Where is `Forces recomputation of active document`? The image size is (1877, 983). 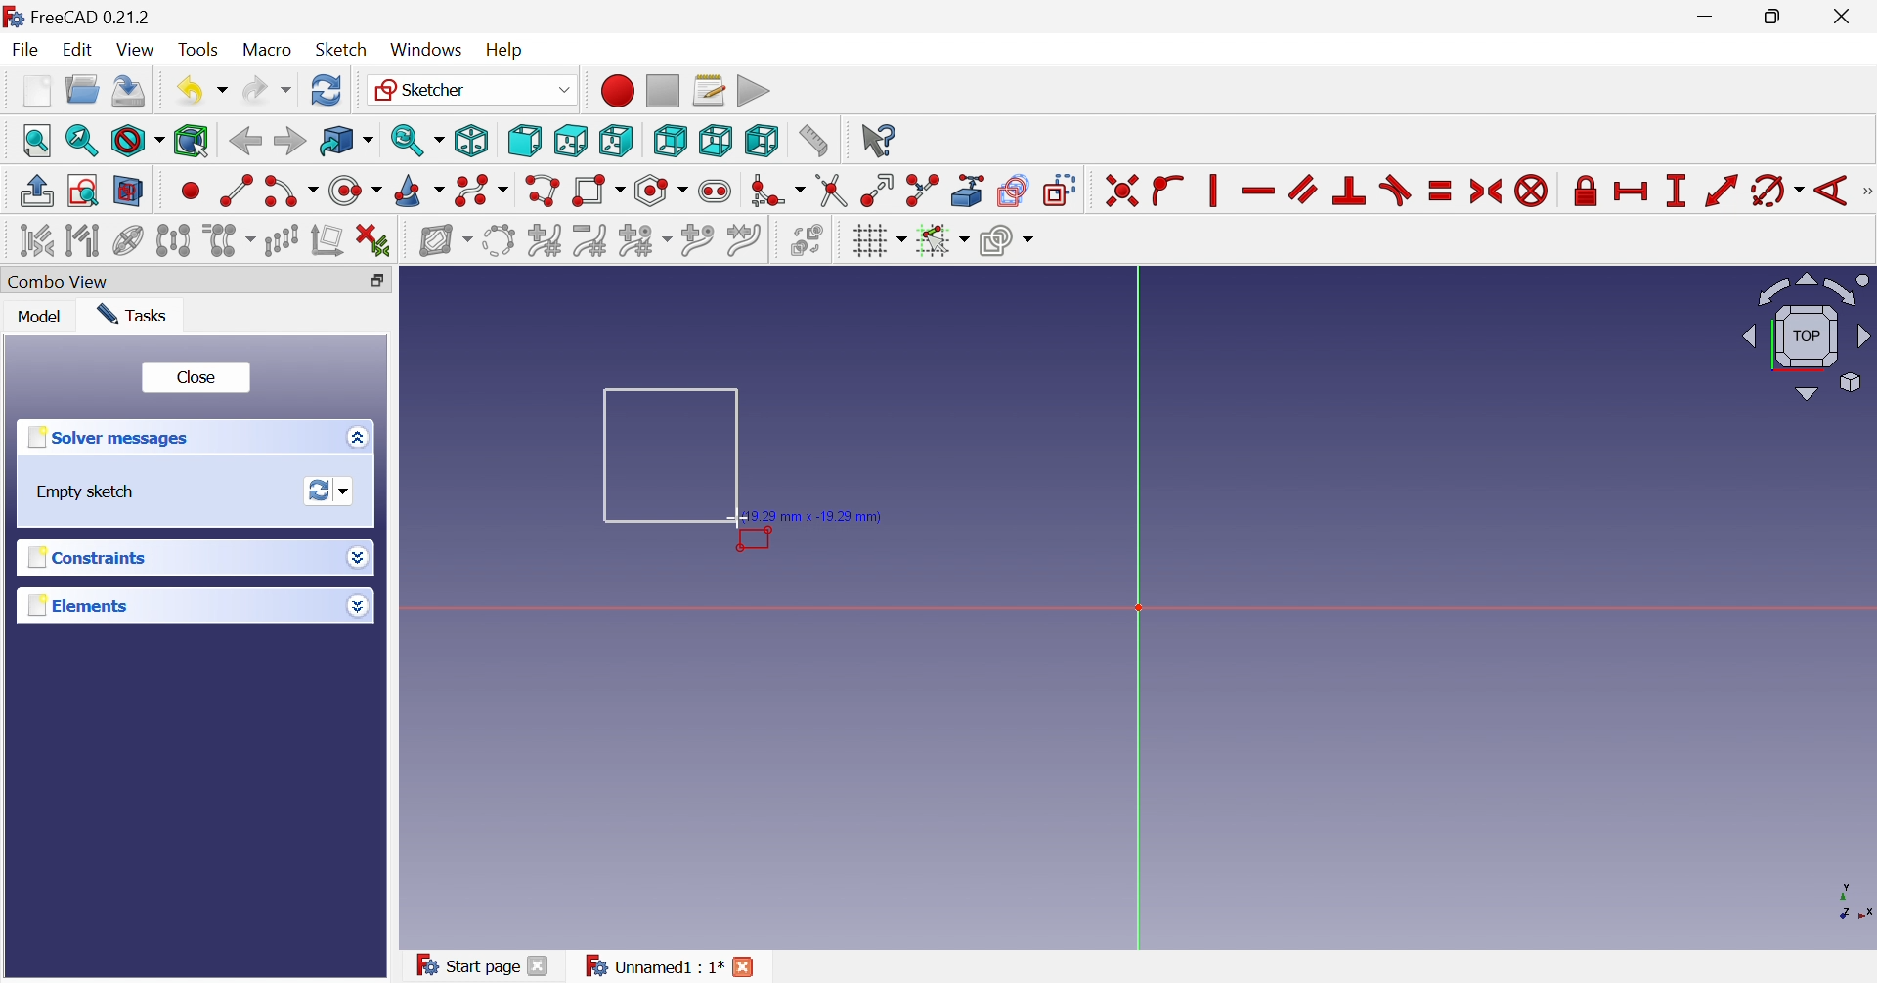
Forces recomputation of active document is located at coordinates (329, 491).